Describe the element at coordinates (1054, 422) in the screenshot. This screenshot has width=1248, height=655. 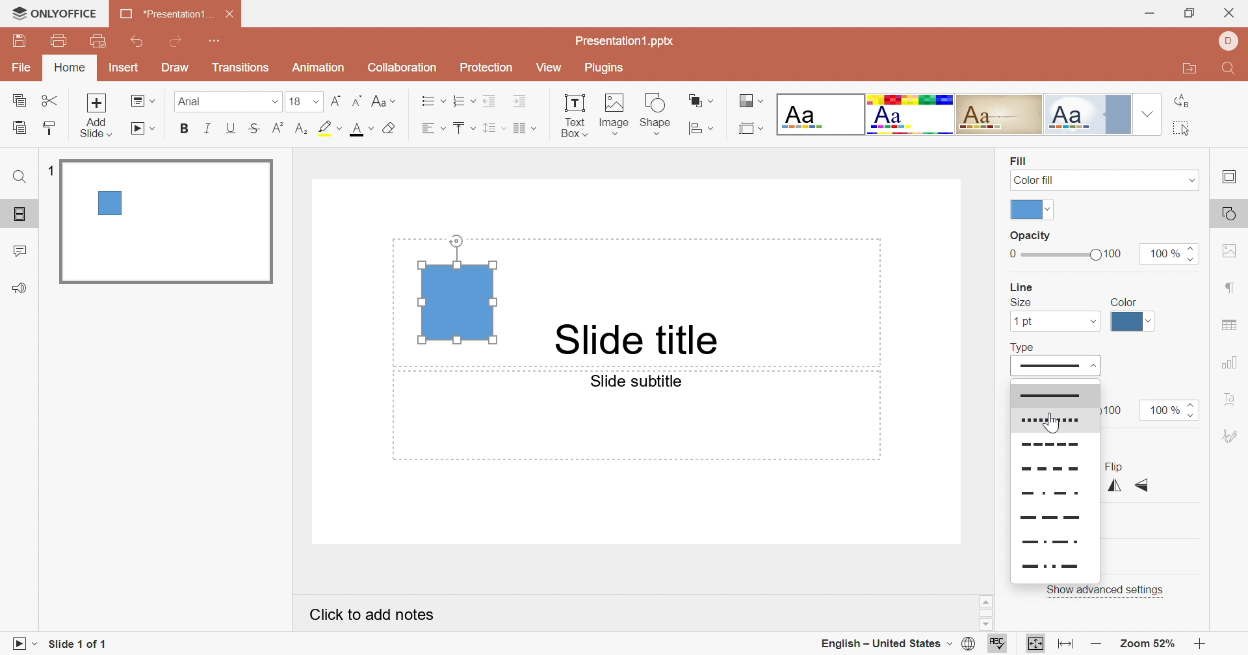
I see `Cursor` at that location.